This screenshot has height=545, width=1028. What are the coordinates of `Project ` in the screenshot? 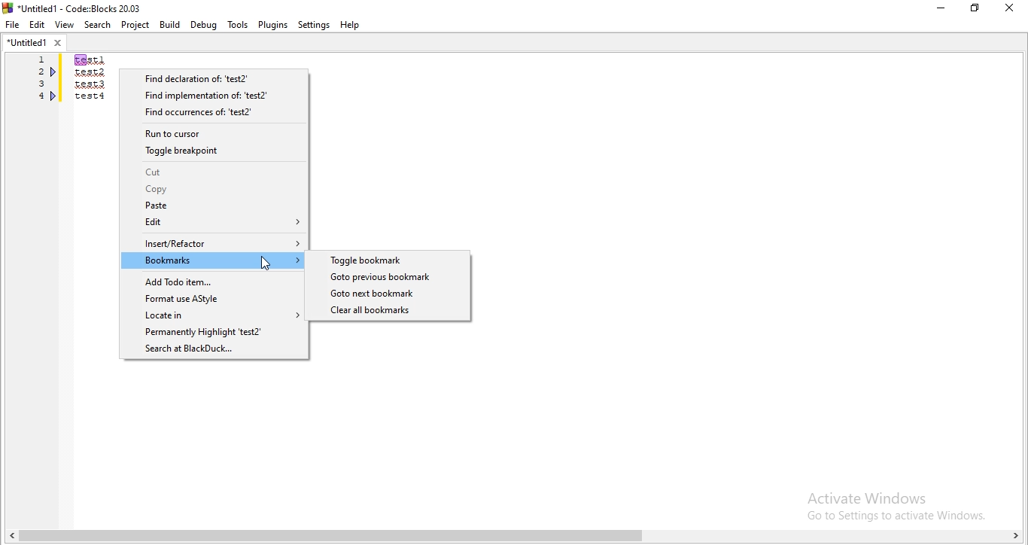 It's located at (135, 25).